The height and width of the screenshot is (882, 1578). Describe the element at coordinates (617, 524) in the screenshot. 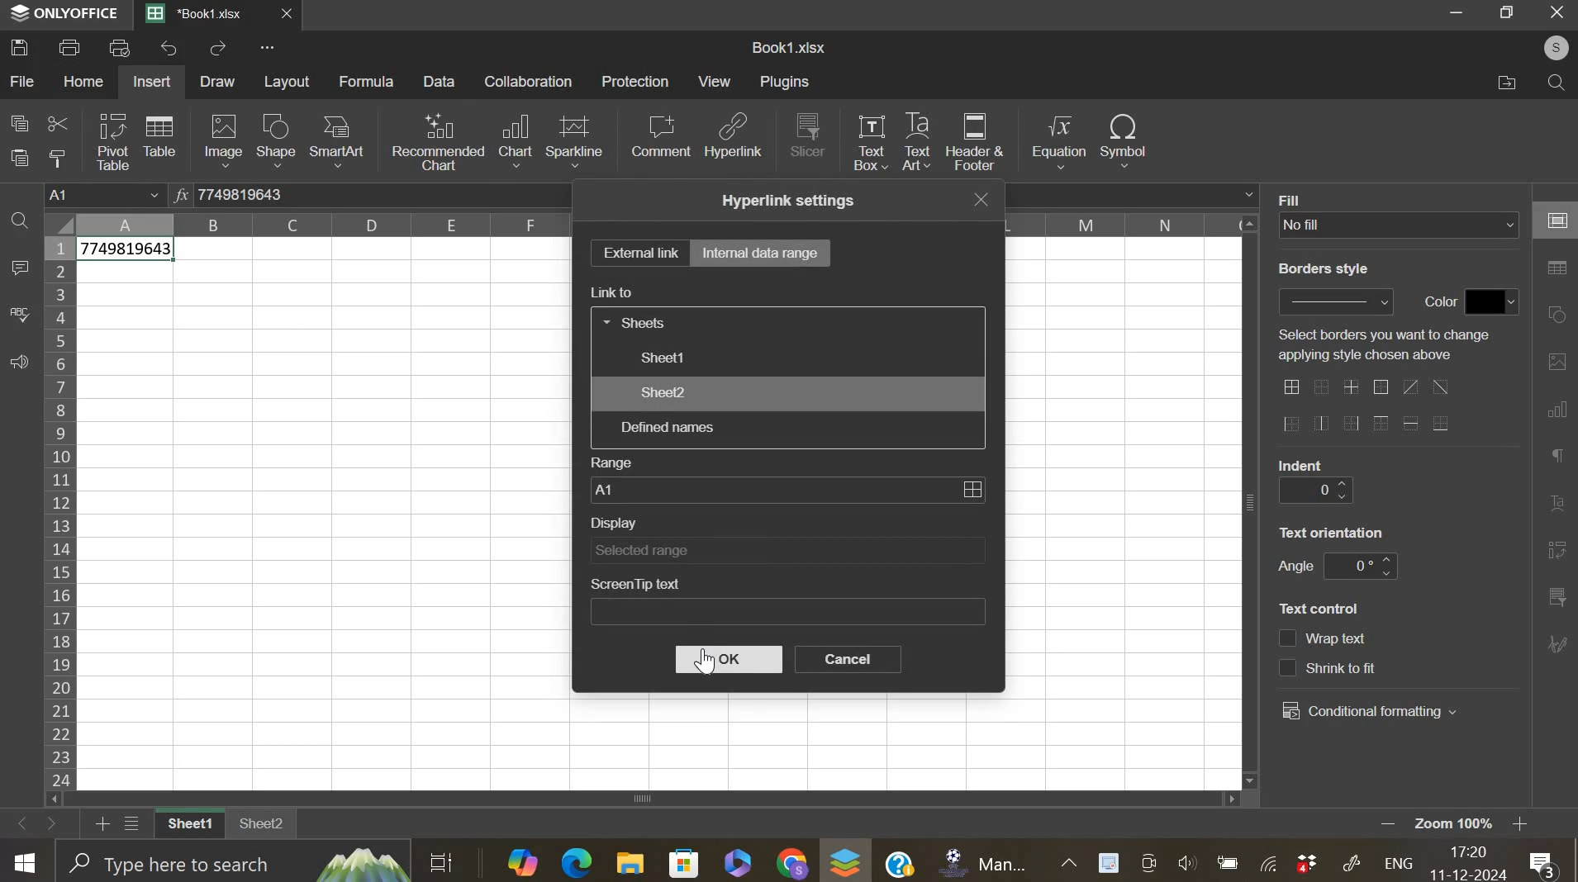

I see `display` at that location.